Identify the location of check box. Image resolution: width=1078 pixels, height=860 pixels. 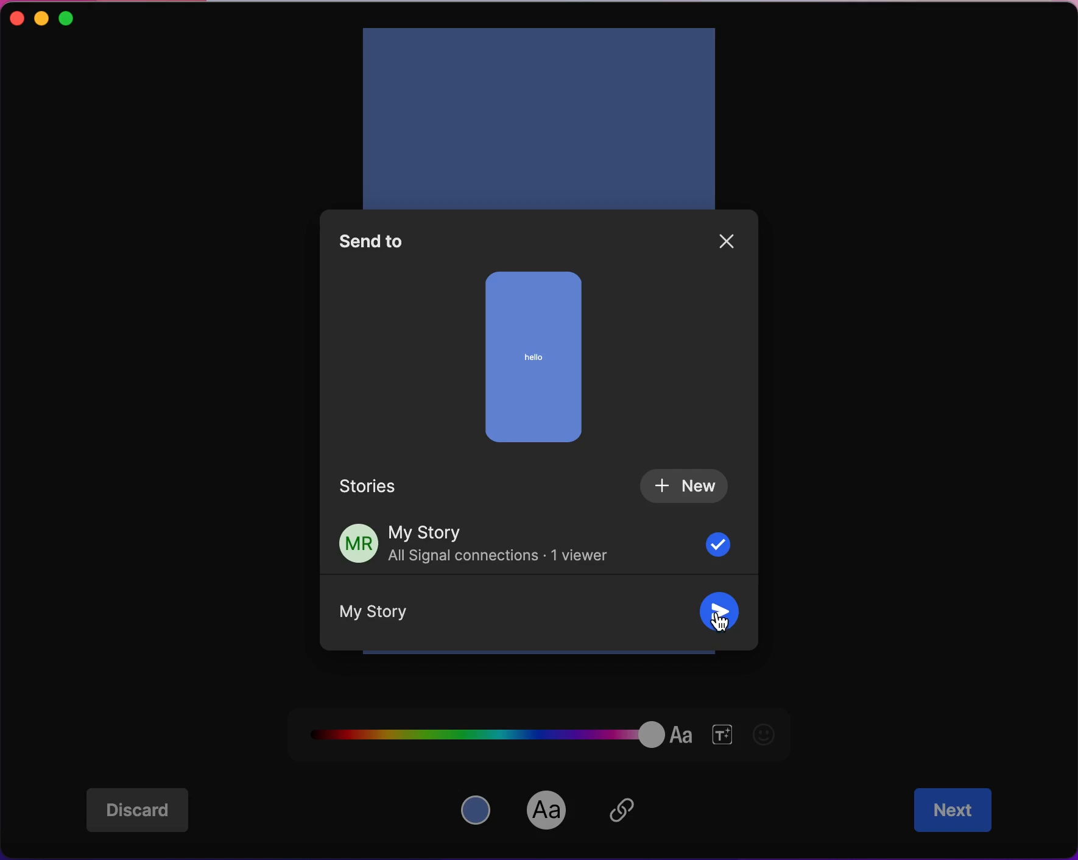
(721, 548).